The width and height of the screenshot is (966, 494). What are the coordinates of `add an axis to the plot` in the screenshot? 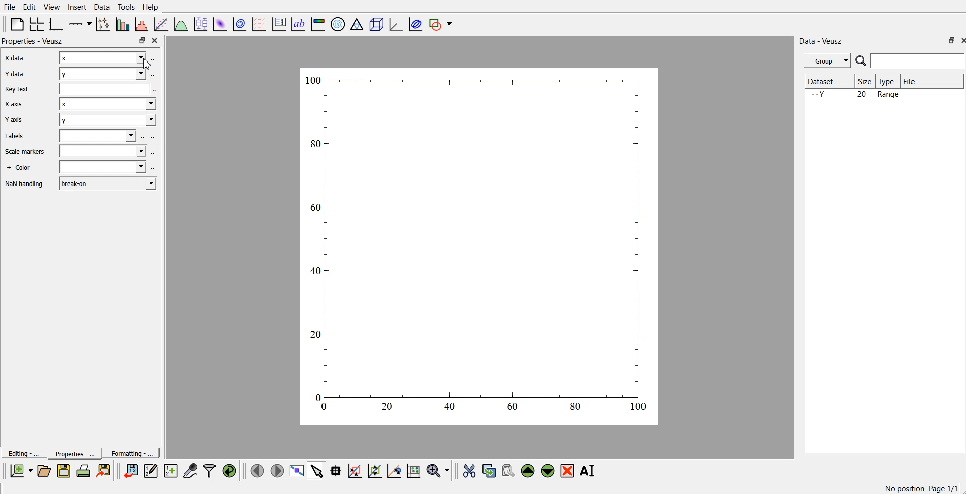 It's located at (80, 23).